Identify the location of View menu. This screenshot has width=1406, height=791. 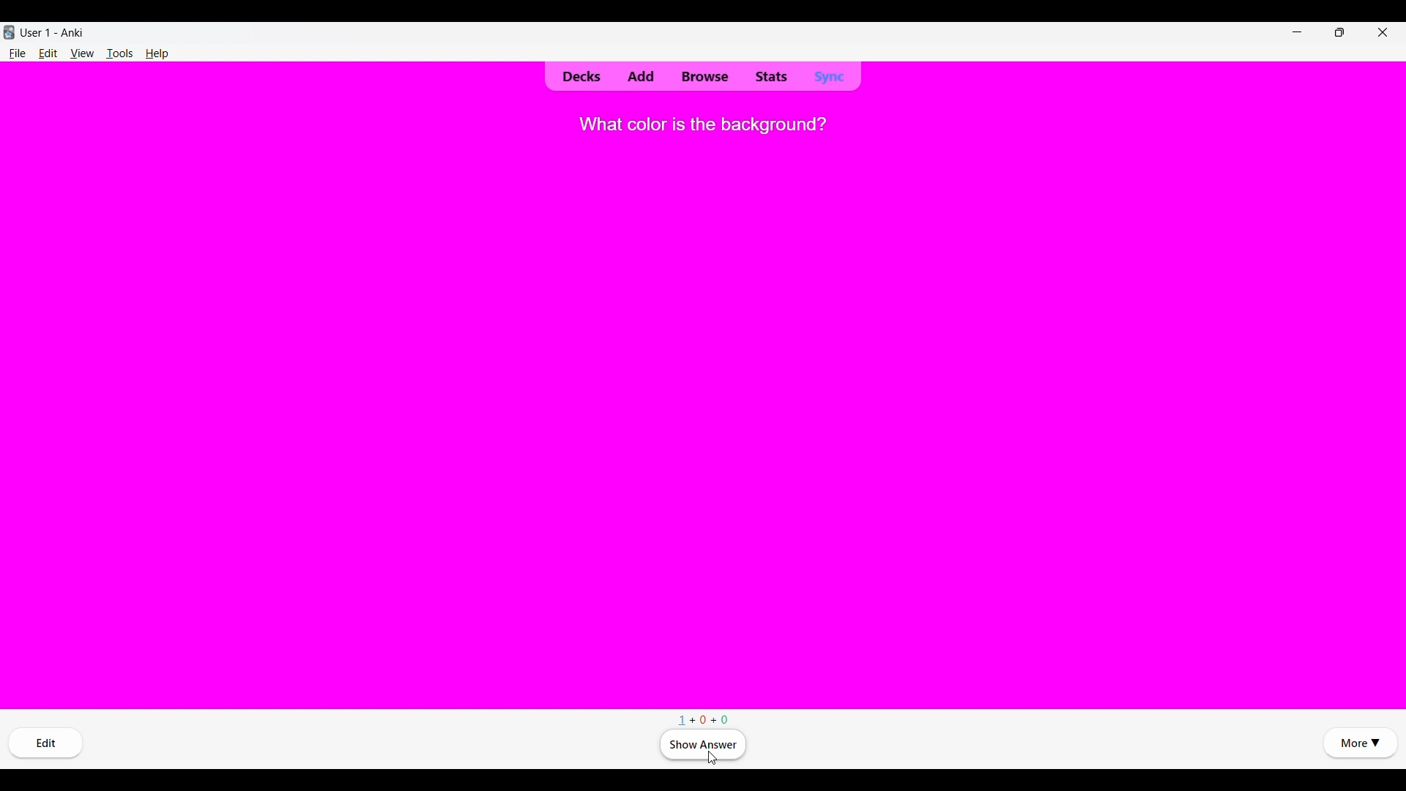
(83, 53).